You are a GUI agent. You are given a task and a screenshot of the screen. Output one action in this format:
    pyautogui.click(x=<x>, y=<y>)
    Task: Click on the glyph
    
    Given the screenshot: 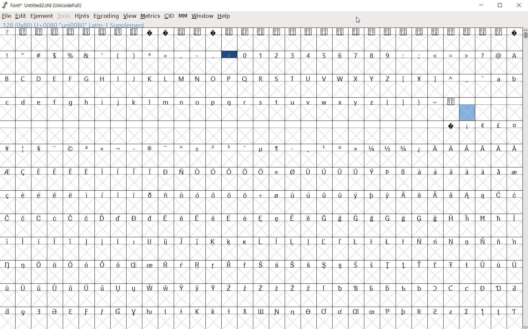 What is the action you would take?
    pyautogui.click(x=7, y=288)
    